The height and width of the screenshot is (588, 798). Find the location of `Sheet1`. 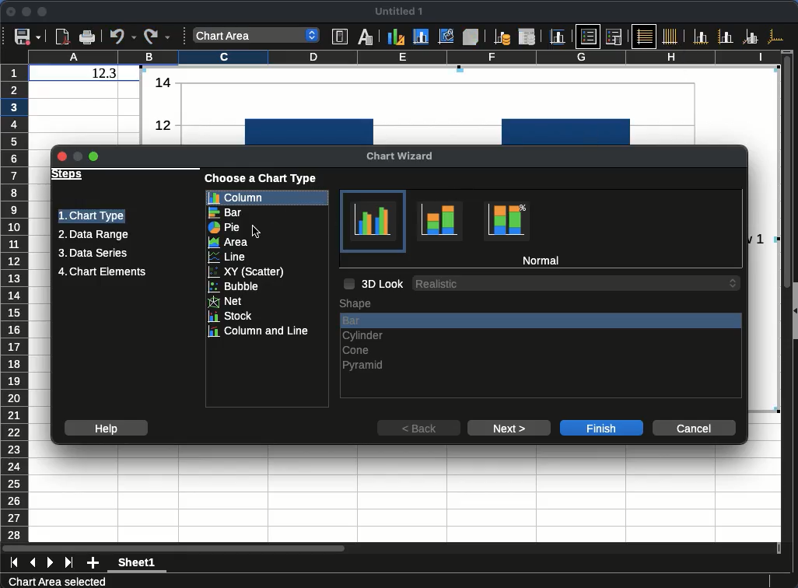

Sheet1 is located at coordinates (137, 564).